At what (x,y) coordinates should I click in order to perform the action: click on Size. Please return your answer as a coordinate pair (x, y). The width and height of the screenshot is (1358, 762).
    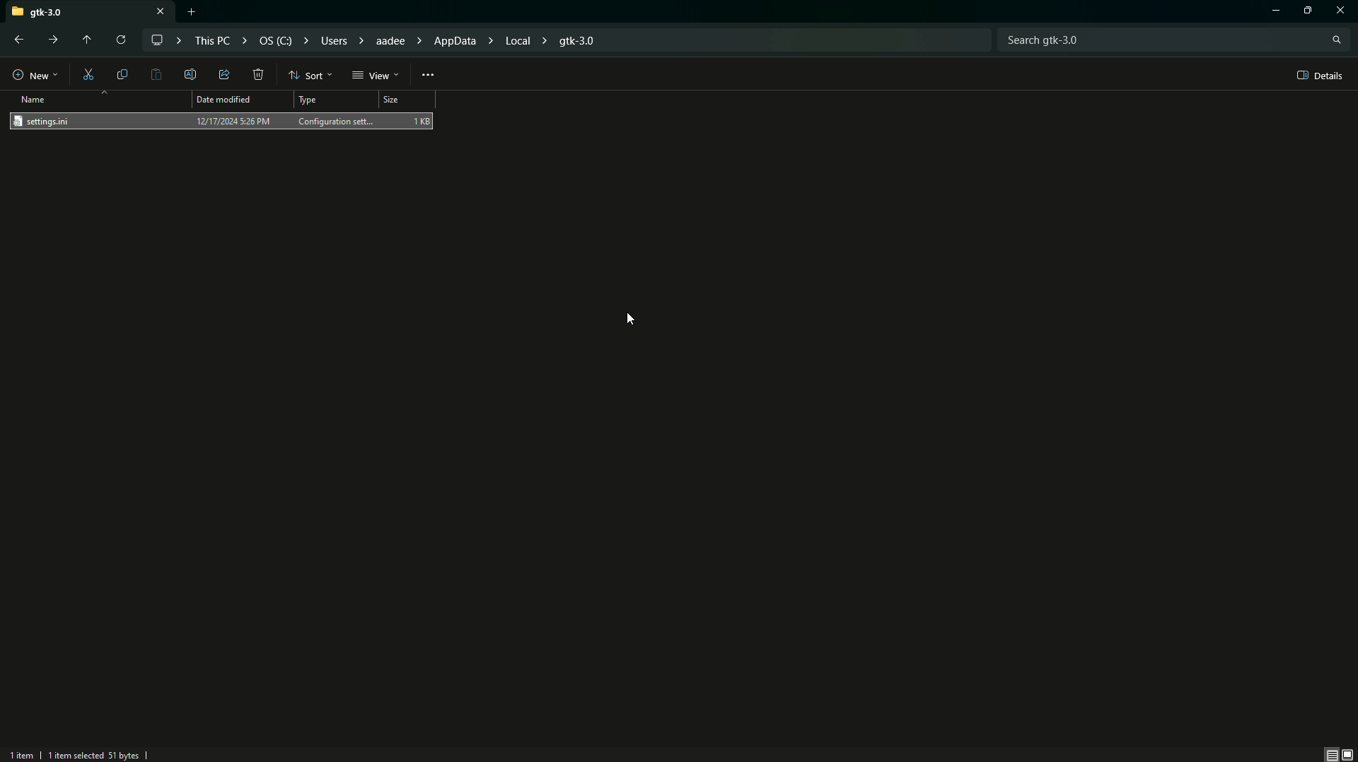
    Looking at the image, I should click on (405, 102).